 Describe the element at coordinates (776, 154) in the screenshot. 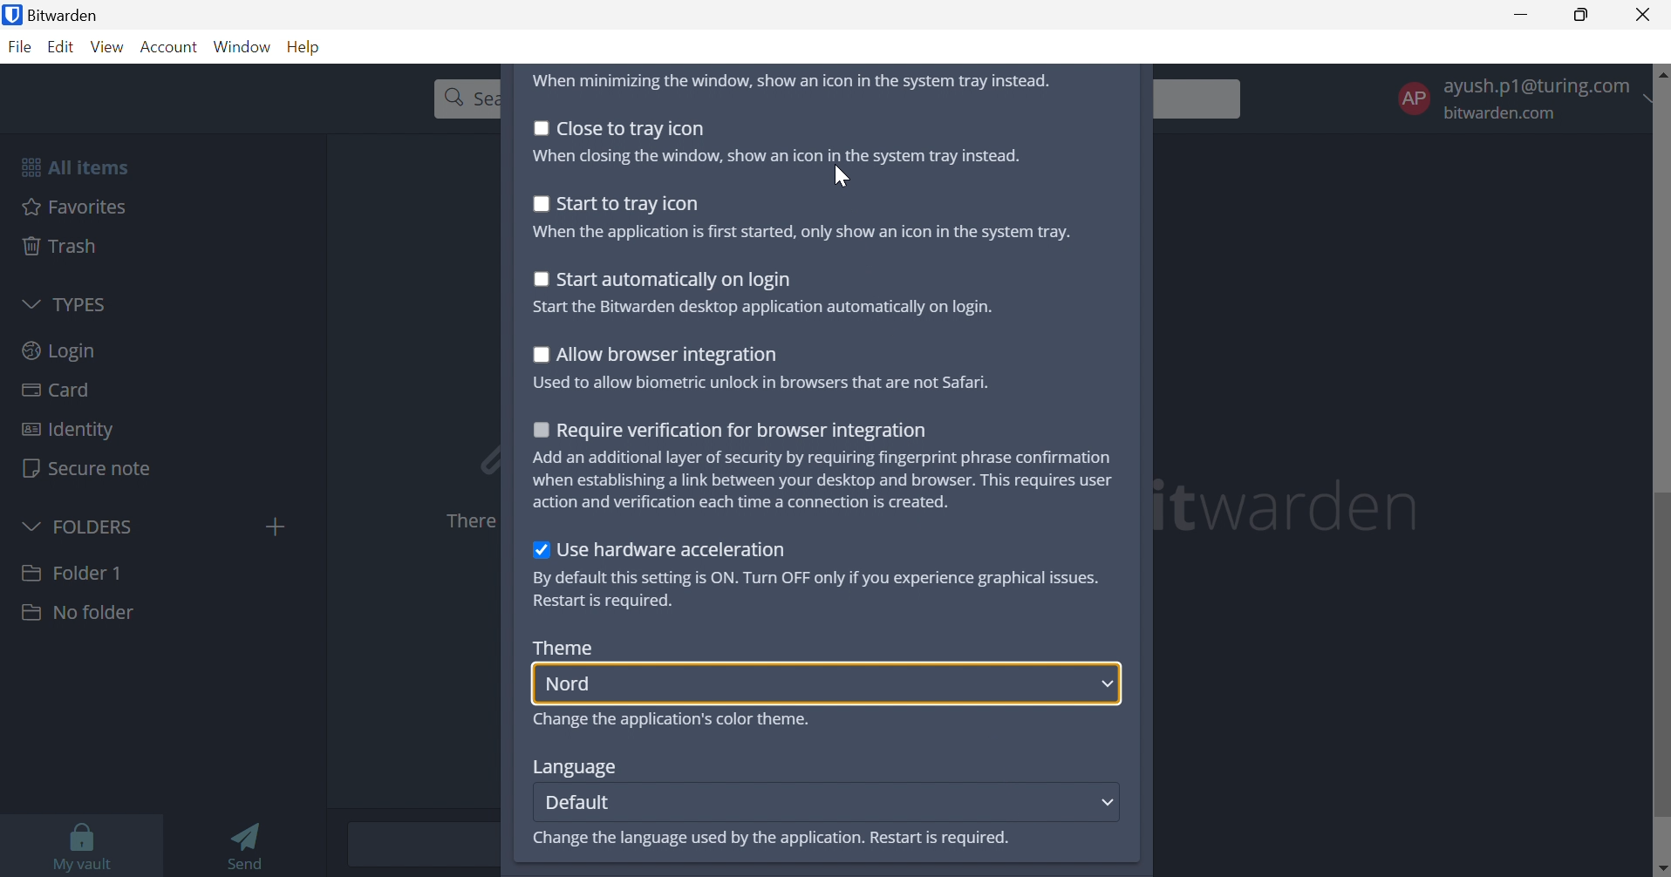

I see `When closing the window show an icon in the system tray instead` at that location.